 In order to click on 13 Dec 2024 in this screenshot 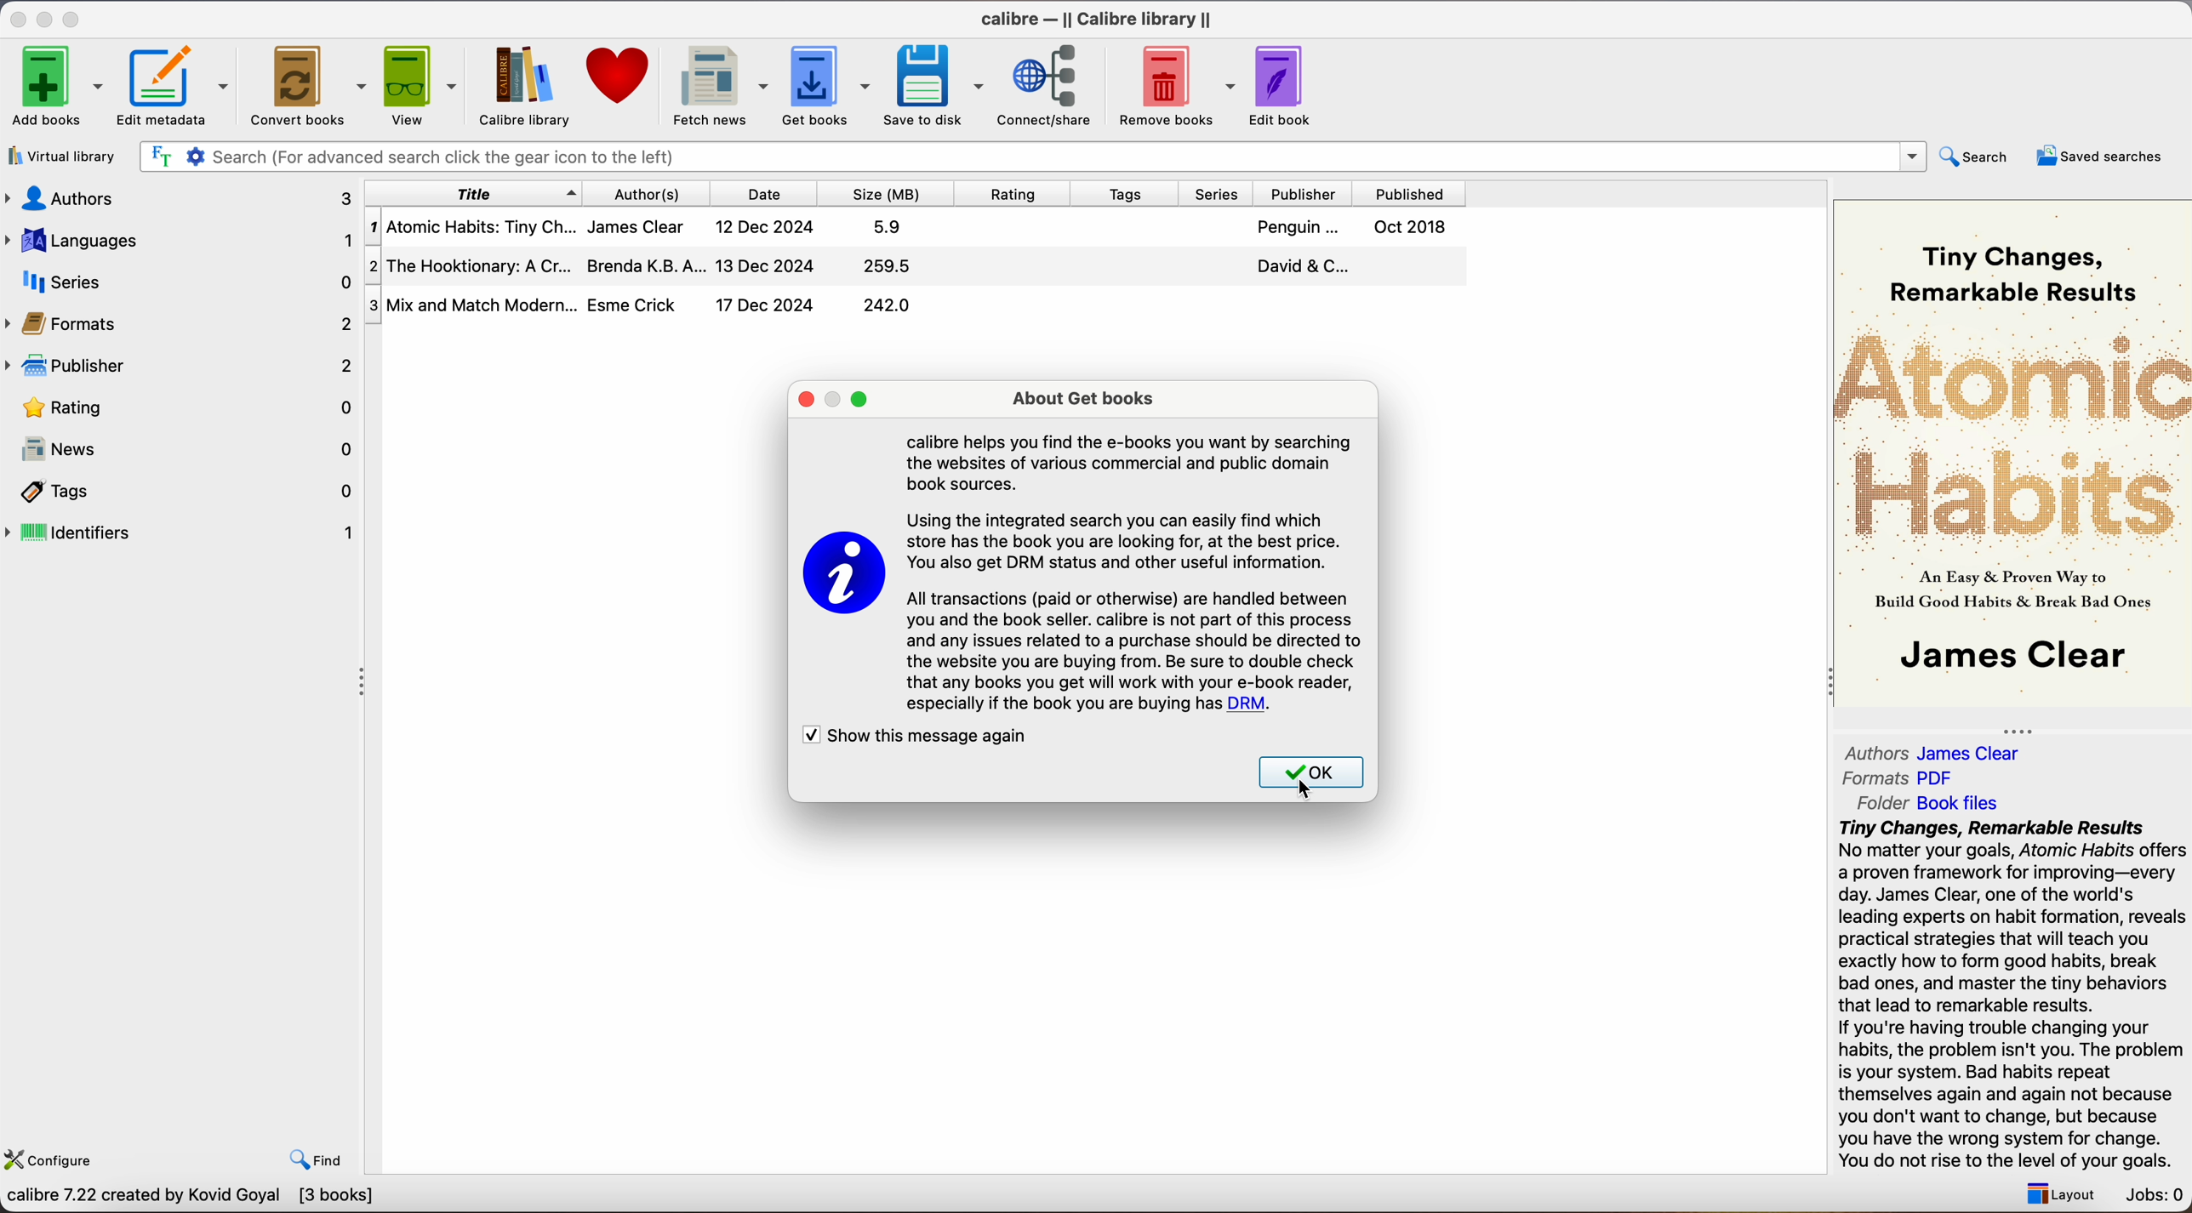, I will do `click(762, 264)`.